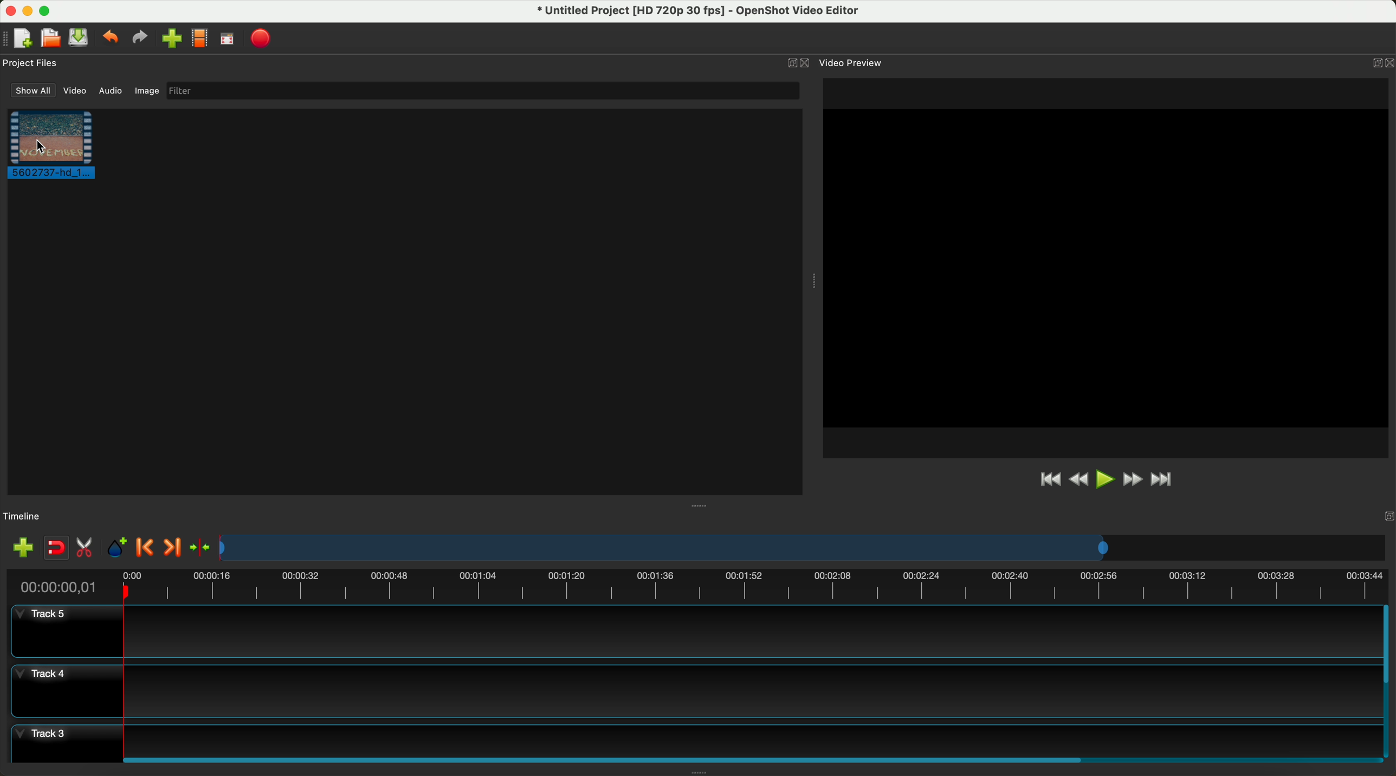 Image resolution: width=1396 pixels, height=776 pixels. I want to click on filter, so click(482, 91).